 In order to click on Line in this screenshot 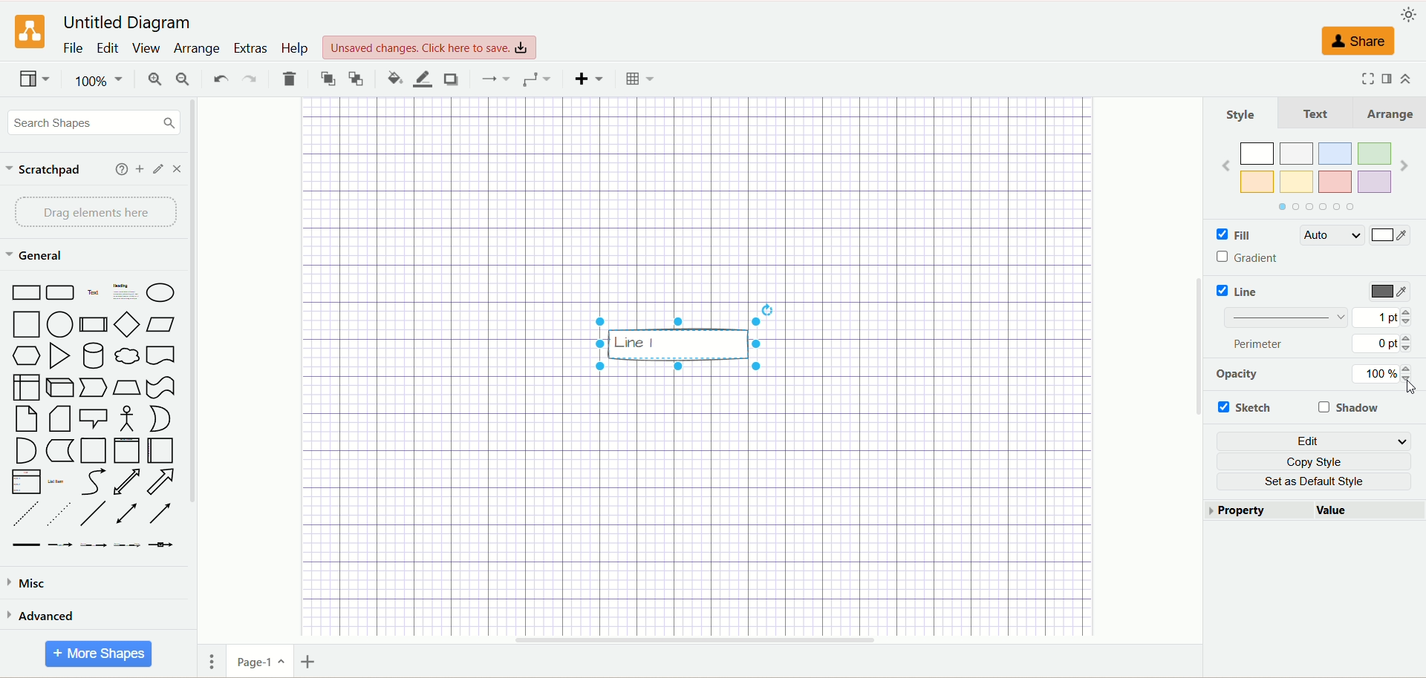, I will do `click(94, 515)`.